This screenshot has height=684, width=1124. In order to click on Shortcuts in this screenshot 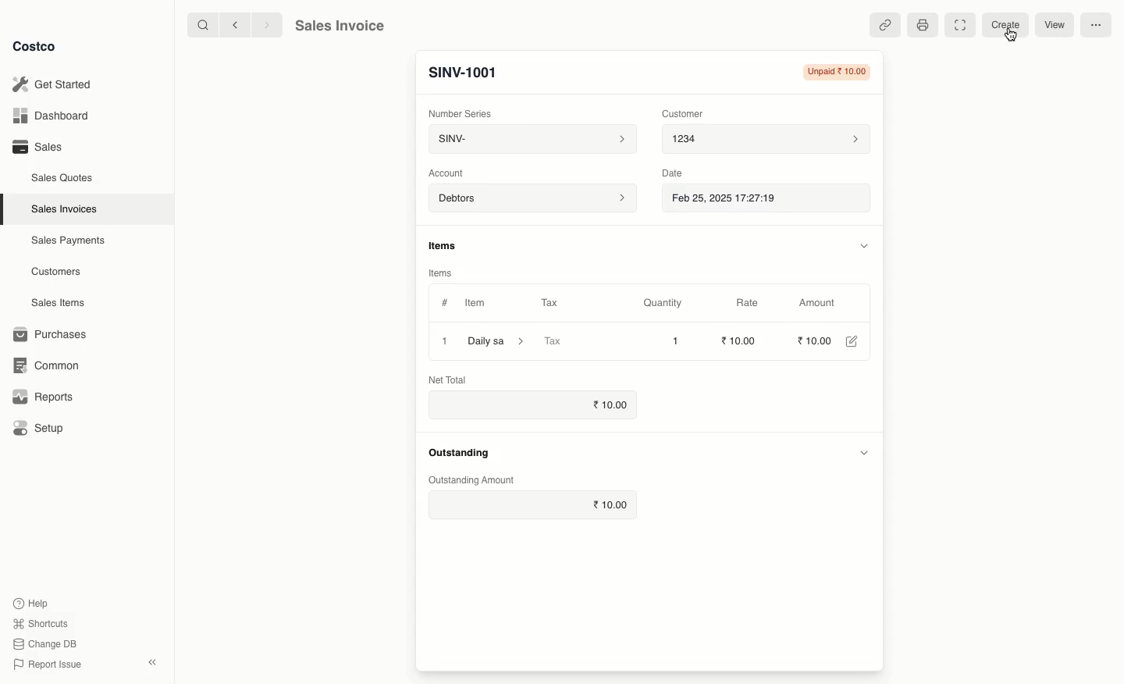, I will do `click(42, 622)`.